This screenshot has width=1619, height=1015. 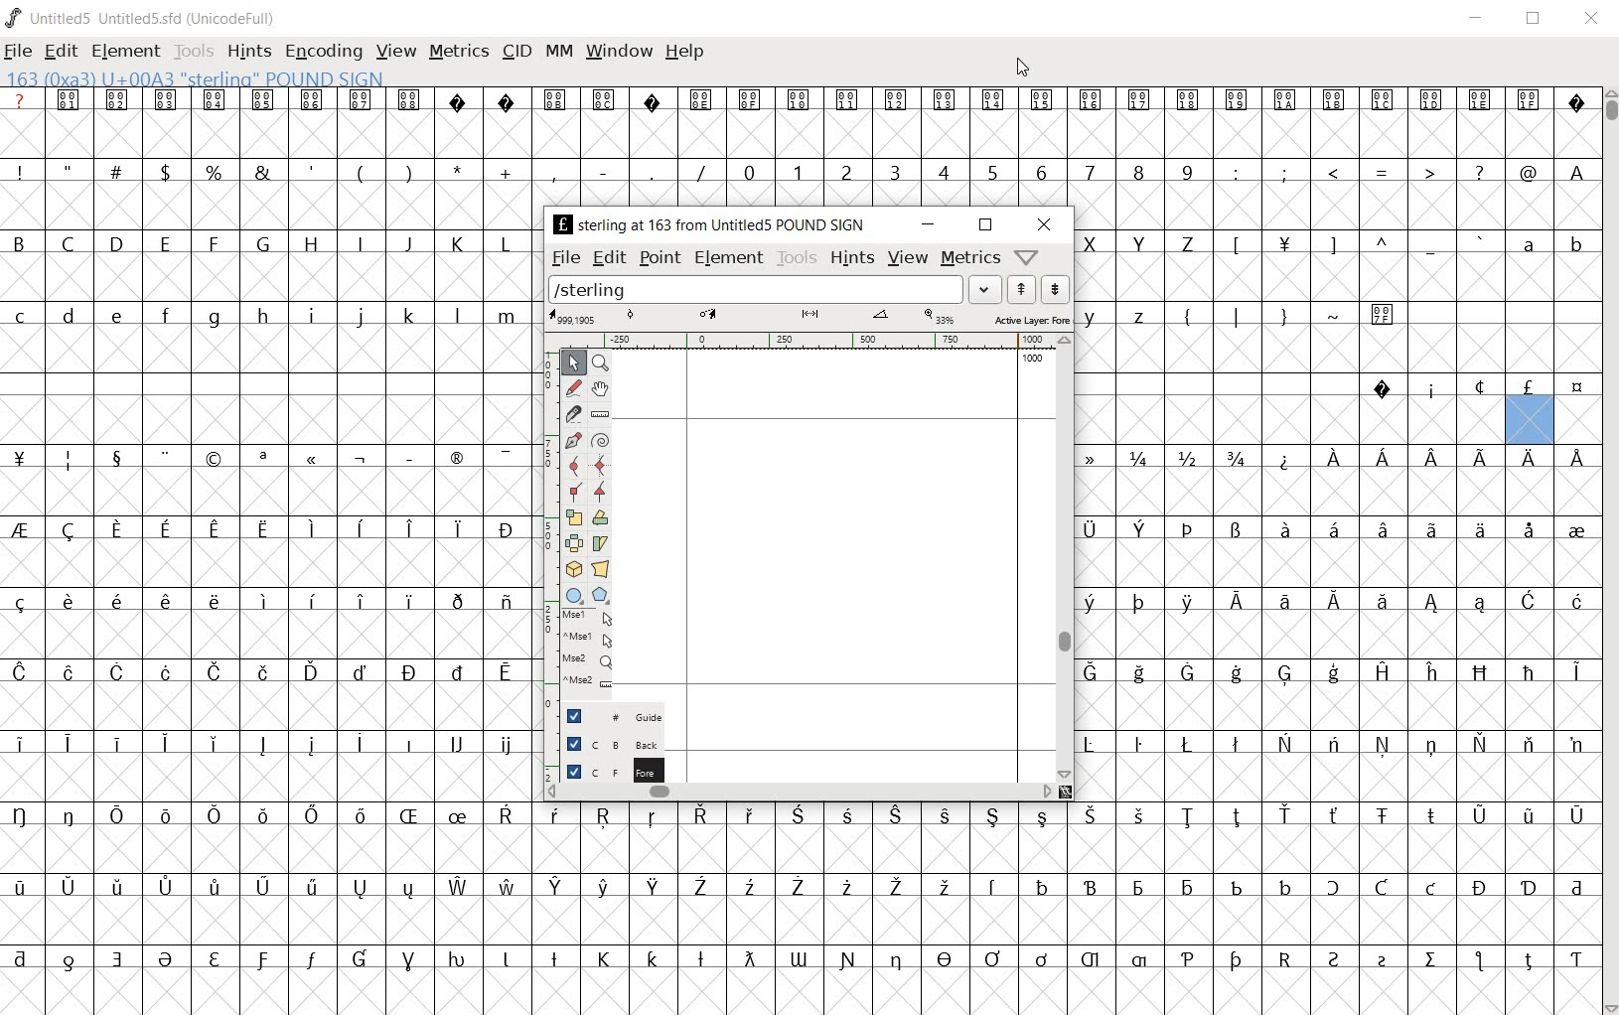 I want to click on K, so click(x=457, y=243).